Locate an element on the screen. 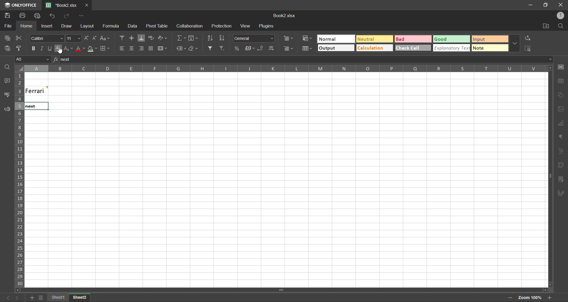 This screenshot has width=568, height=302. close tab is located at coordinates (88, 6).